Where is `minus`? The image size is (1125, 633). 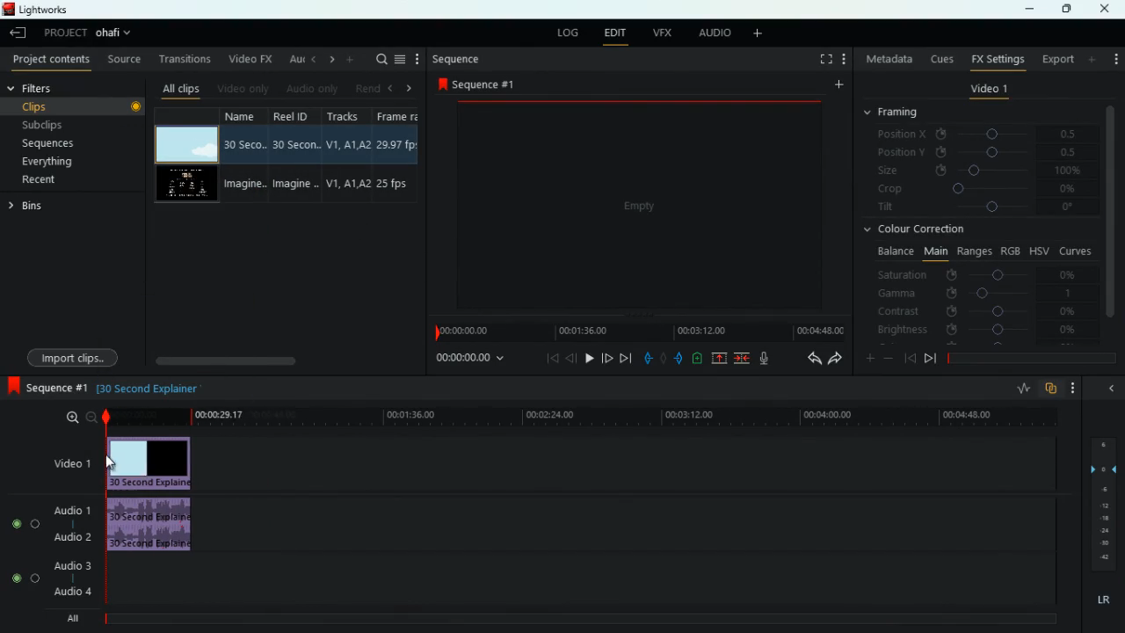
minus is located at coordinates (889, 358).